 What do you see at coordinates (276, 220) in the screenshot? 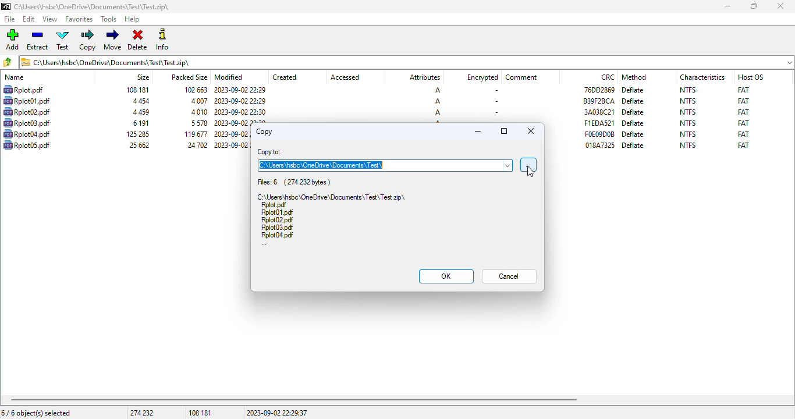
I see `file` at bounding box center [276, 220].